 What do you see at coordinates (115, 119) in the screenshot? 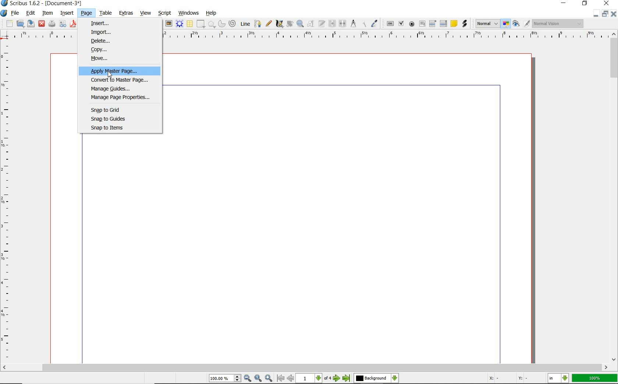
I see `snap to guides` at bounding box center [115, 119].